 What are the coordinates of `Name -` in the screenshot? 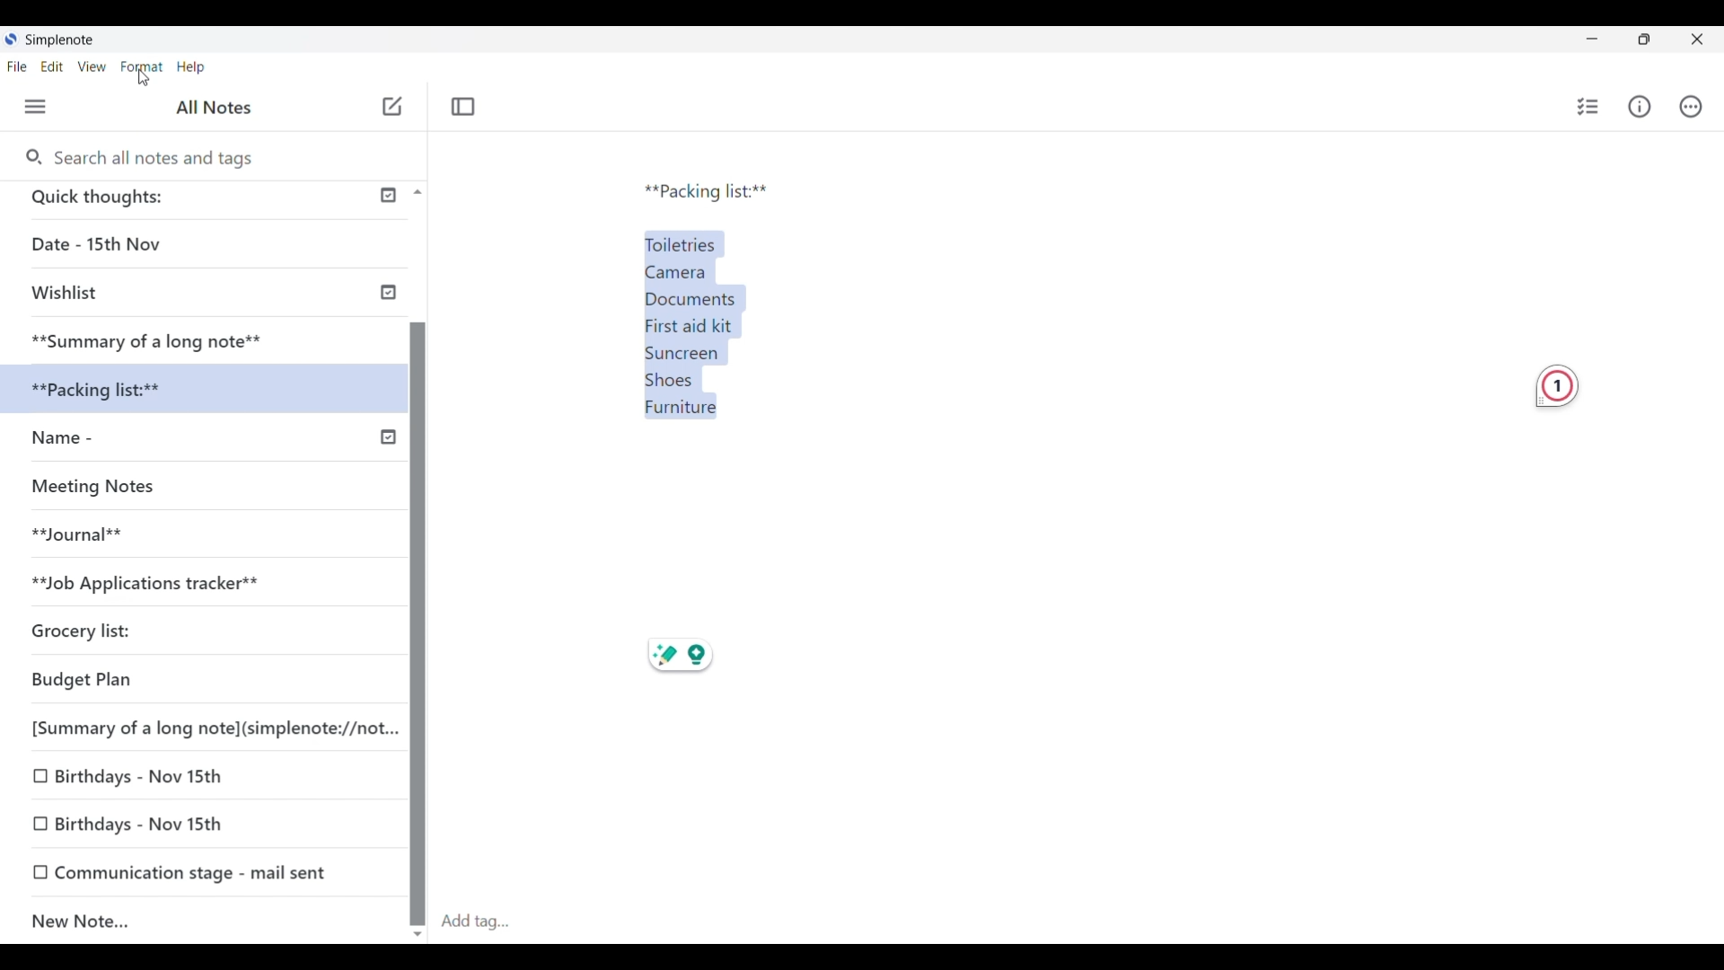 It's located at (101, 440).